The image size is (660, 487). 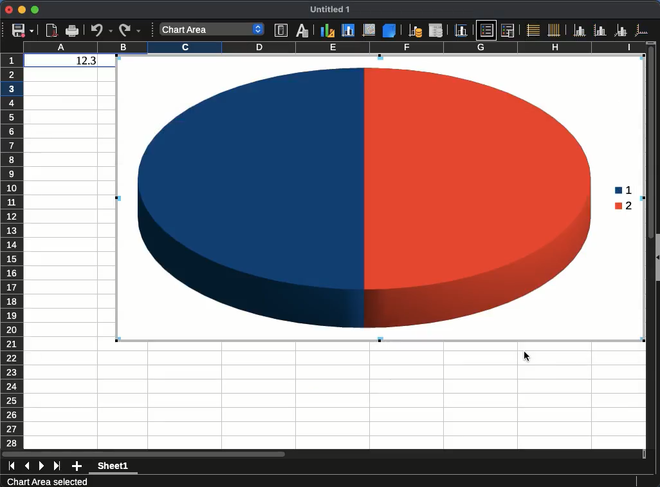 I want to click on Z axes, so click(x=621, y=30).